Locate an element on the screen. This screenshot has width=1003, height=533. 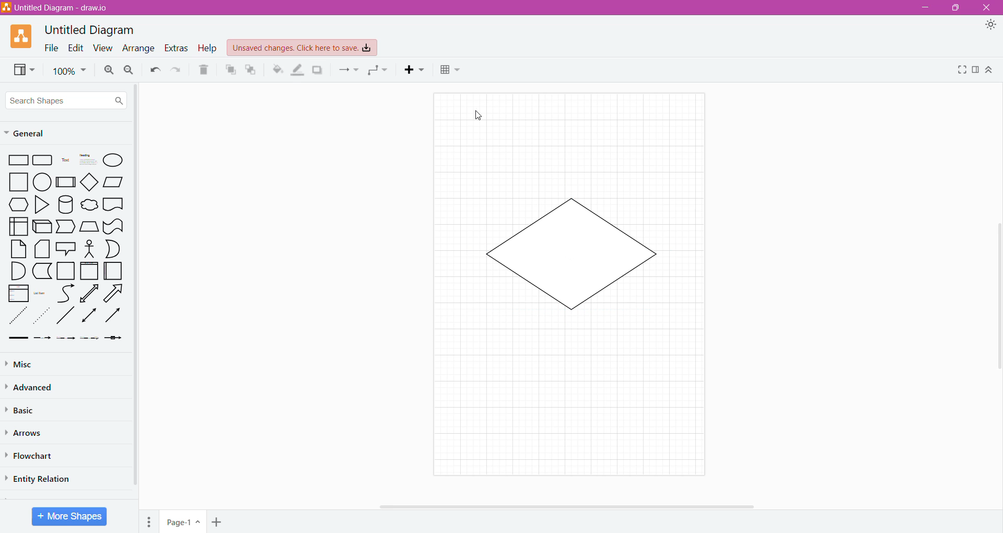
Line is located at coordinates (65, 317).